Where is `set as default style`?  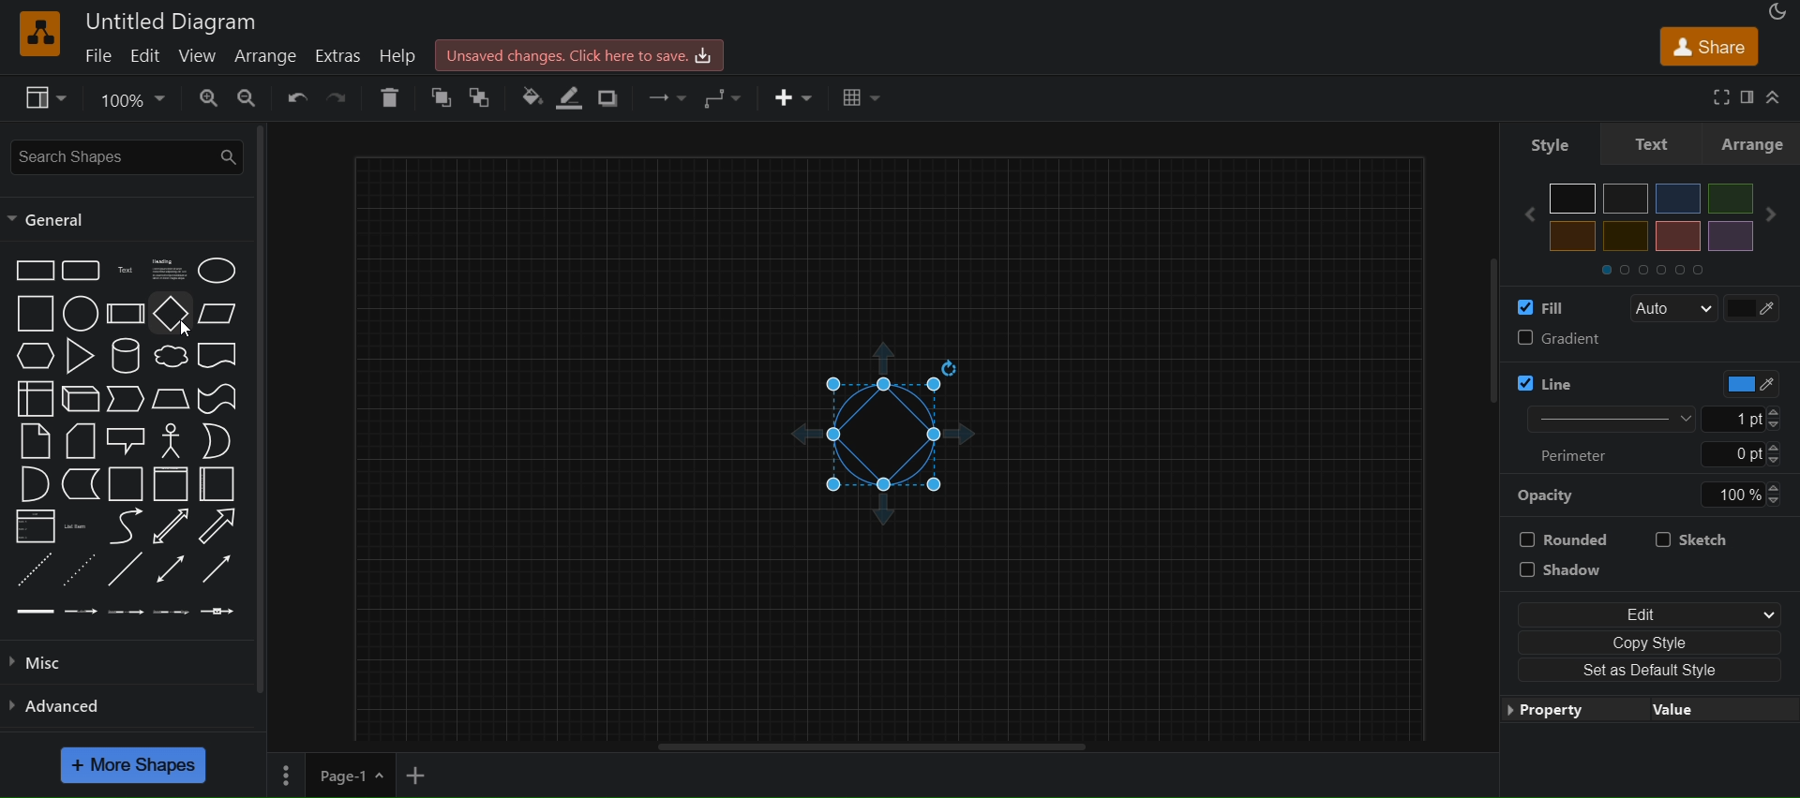 set as default style is located at coordinates (1647, 670).